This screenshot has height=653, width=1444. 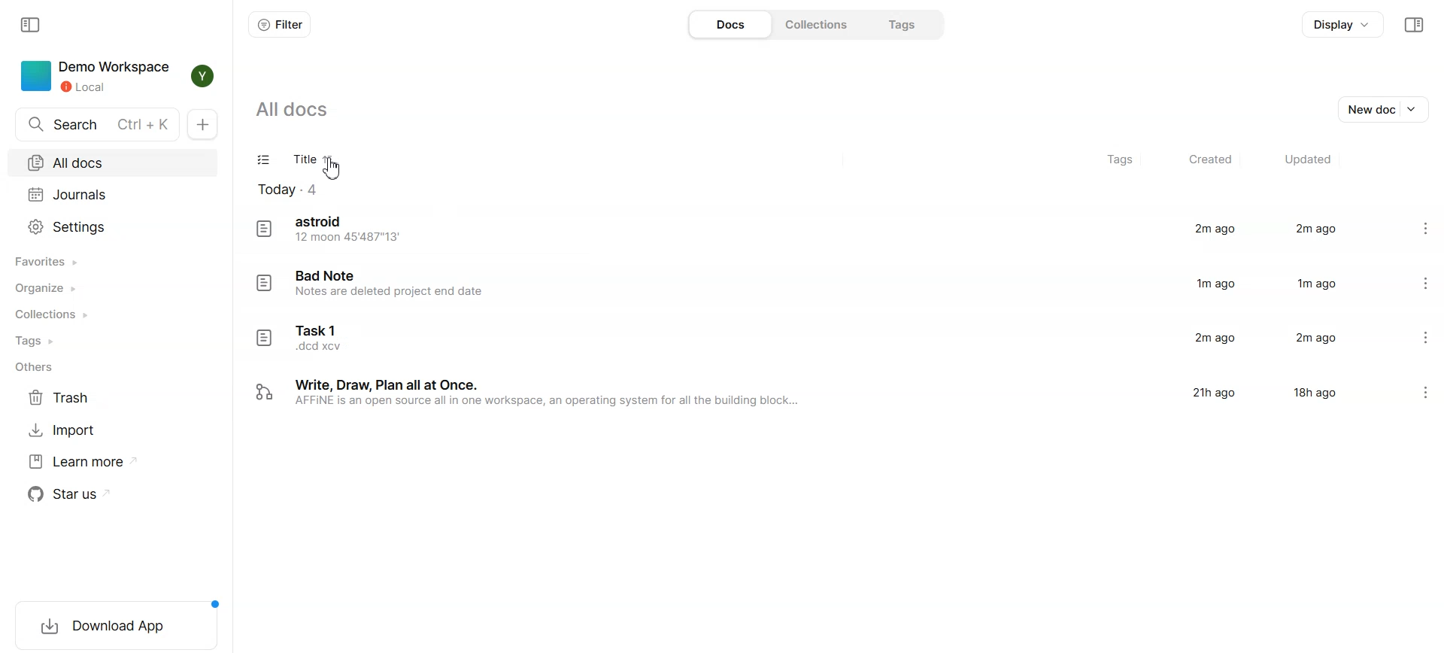 I want to click on 18h ago, so click(x=1315, y=395).